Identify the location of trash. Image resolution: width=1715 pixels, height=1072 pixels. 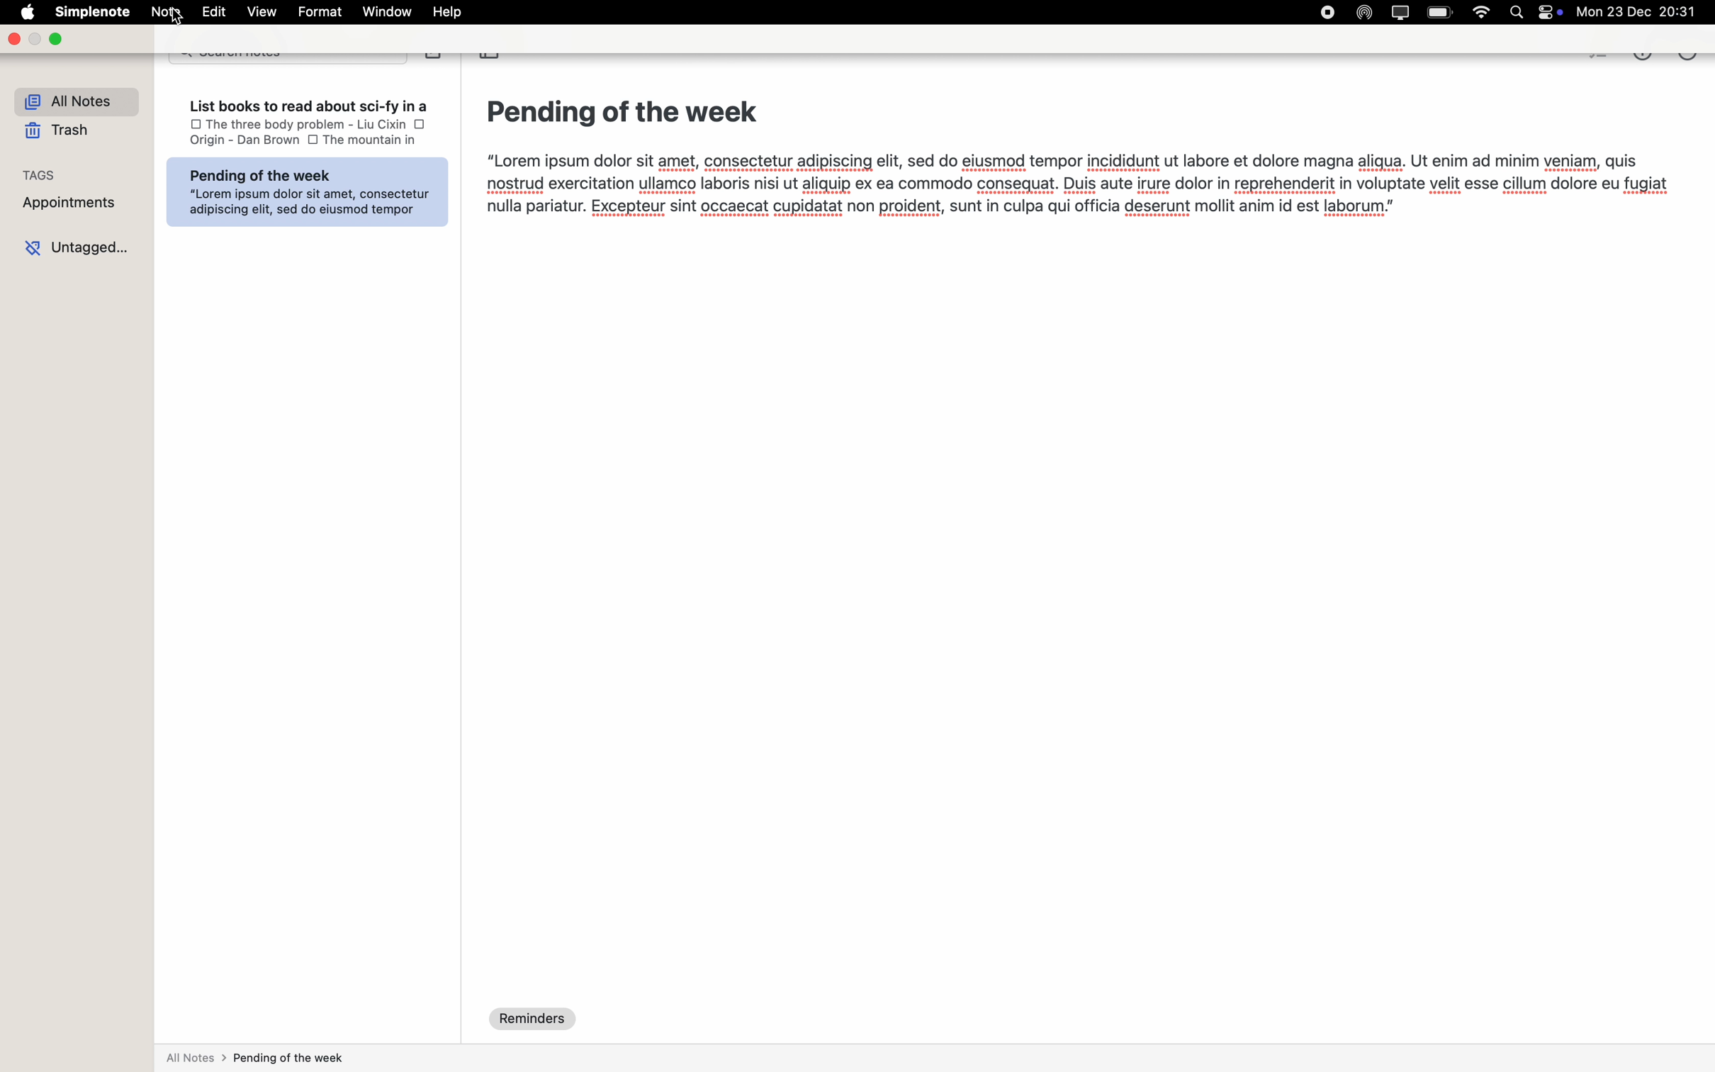
(57, 135).